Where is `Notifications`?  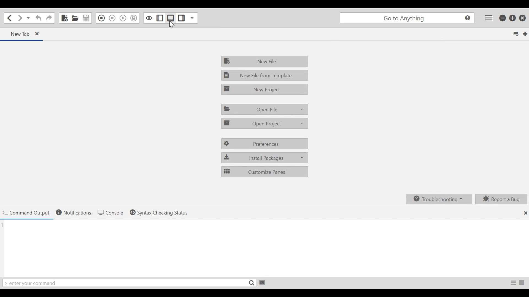 Notifications is located at coordinates (75, 213).